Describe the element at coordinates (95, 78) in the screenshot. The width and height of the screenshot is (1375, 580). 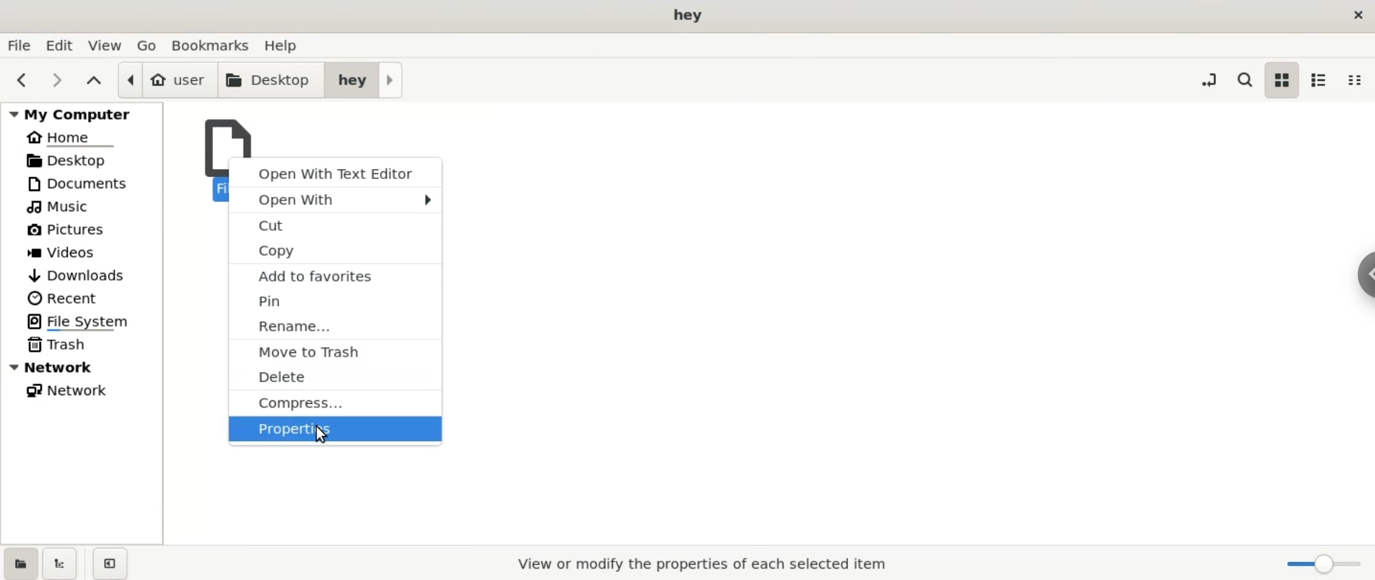
I see `parent folders` at that location.